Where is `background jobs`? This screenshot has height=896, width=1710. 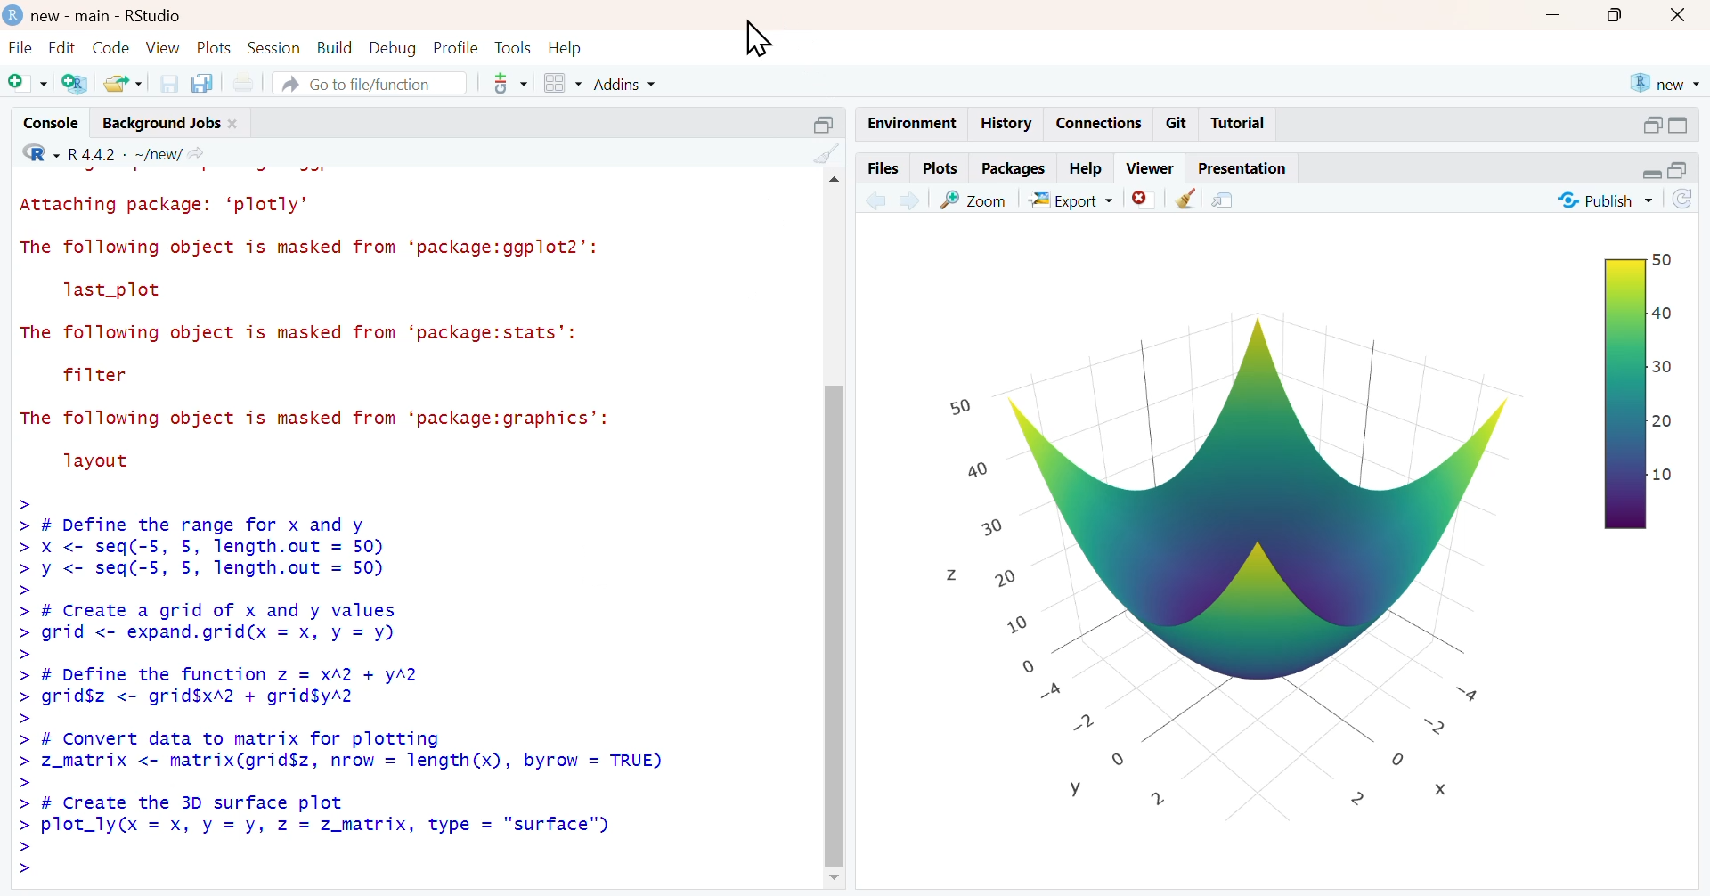 background jobs is located at coordinates (158, 122).